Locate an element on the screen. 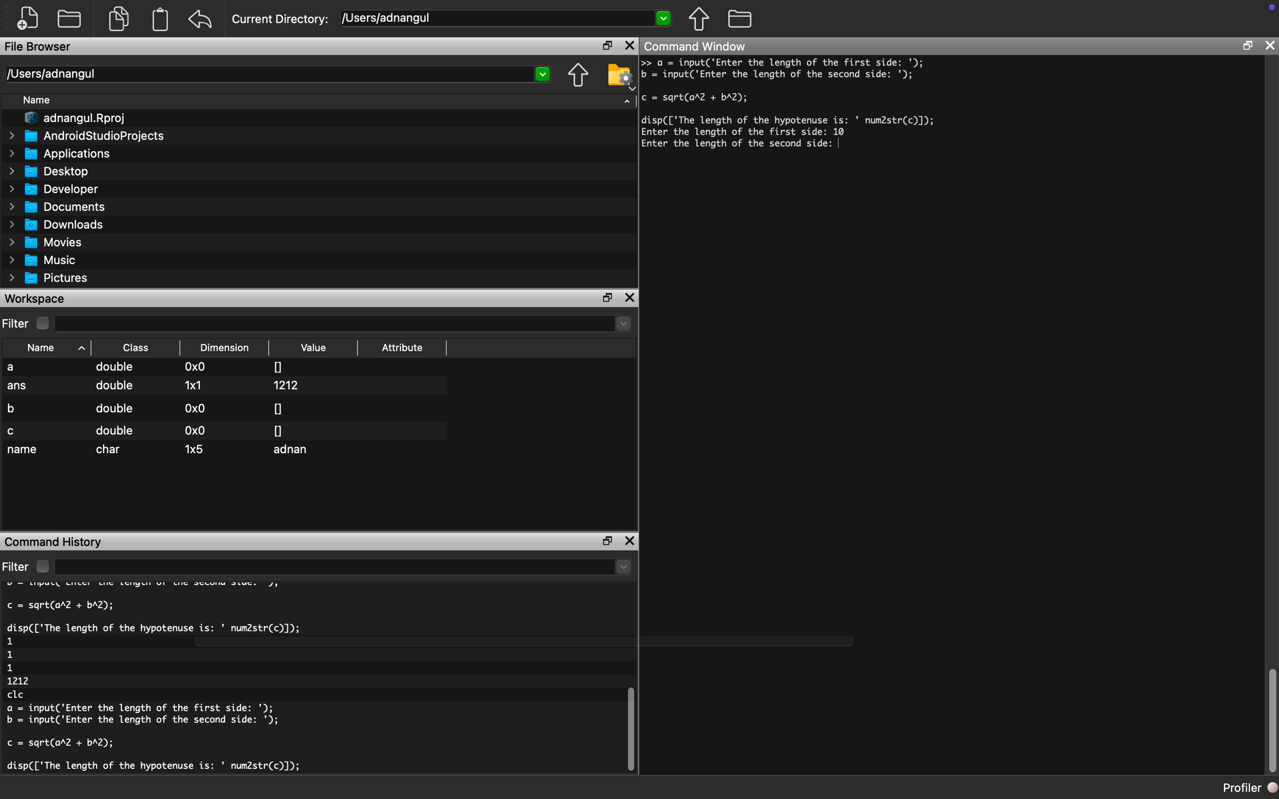 This screenshot has height=799, width=1279. 0 is located at coordinates (279, 430).